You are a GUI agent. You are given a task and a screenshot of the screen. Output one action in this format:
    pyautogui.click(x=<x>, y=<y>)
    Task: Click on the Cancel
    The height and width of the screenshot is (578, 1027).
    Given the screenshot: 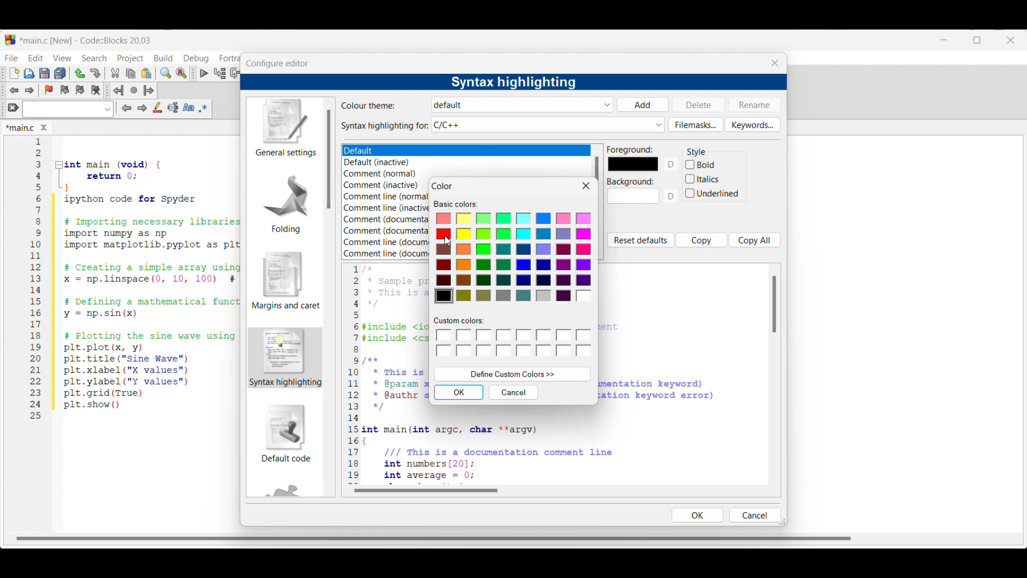 What is the action you would take?
    pyautogui.click(x=514, y=392)
    